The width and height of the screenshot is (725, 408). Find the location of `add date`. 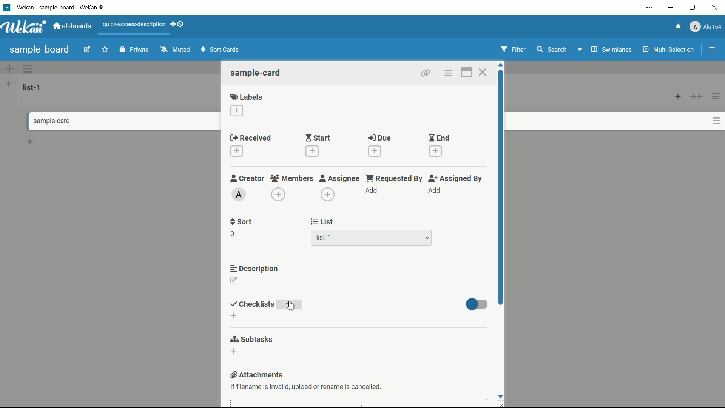

add date is located at coordinates (374, 151).